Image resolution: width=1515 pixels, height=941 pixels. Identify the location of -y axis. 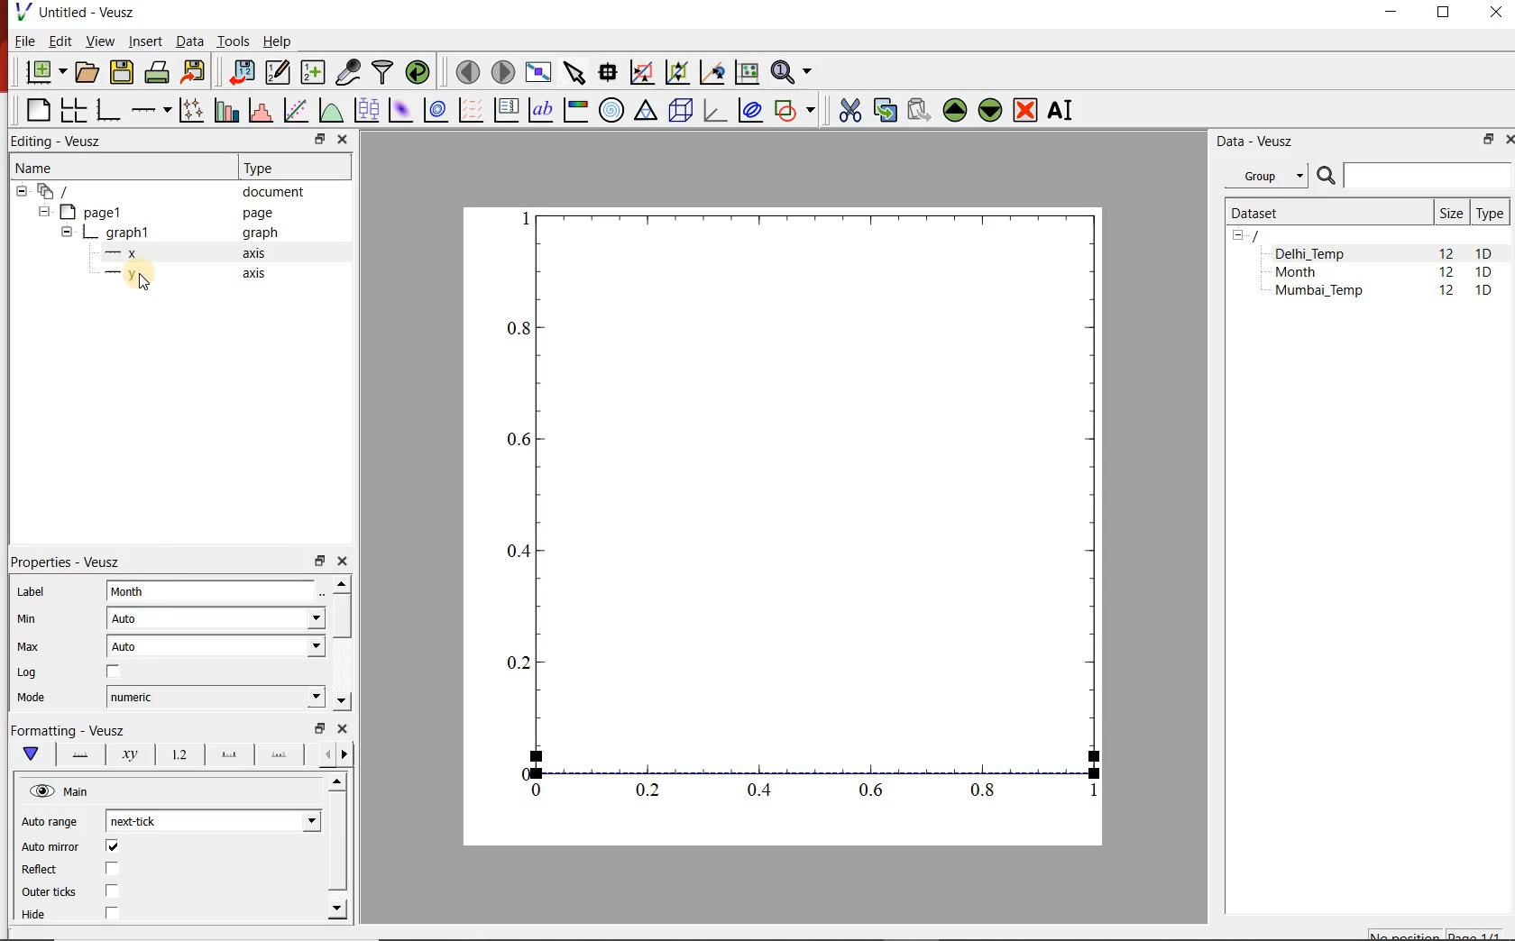
(178, 275).